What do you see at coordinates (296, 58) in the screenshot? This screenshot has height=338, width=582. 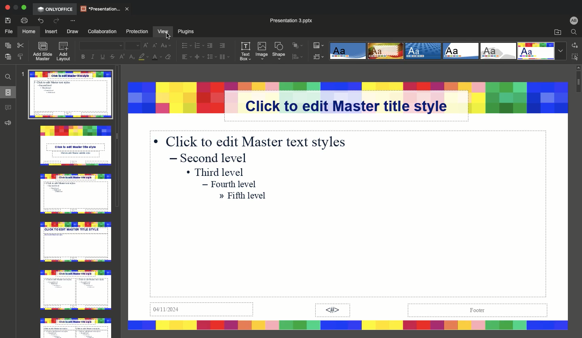 I see `Align shape` at bounding box center [296, 58].